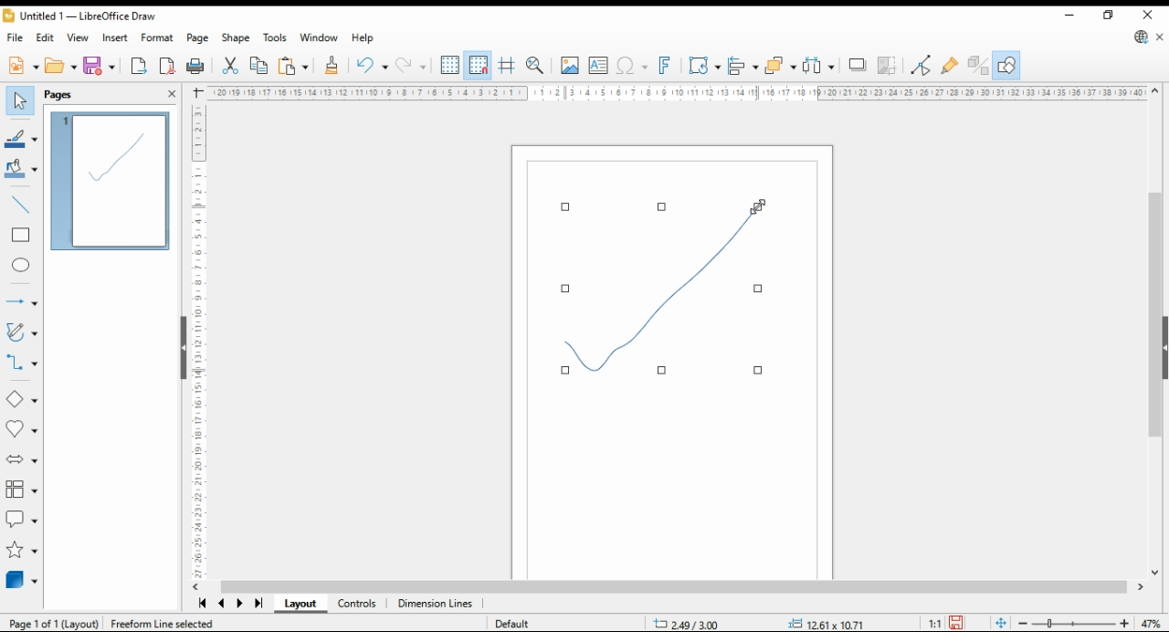  Describe the element at coordinates (358, 604) in the screenshot. I see `controls` at that location.